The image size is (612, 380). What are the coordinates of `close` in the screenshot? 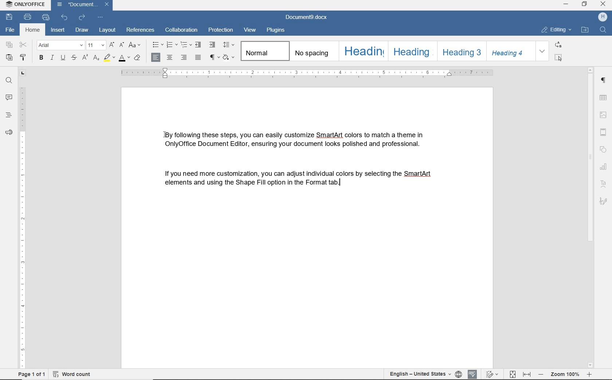 It's located at (107, 5).